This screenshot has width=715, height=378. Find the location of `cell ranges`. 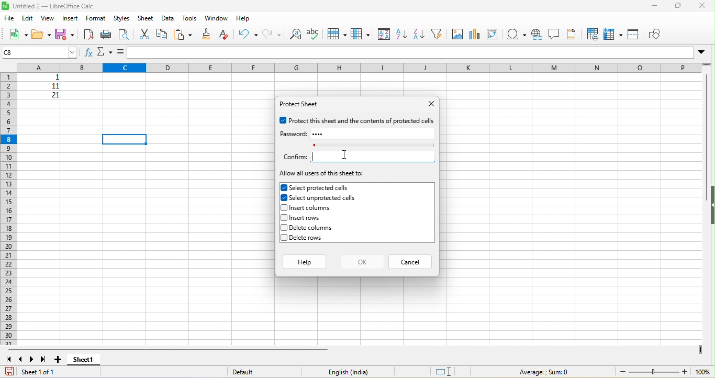

cell ranges is located at coordinates (43, 91).